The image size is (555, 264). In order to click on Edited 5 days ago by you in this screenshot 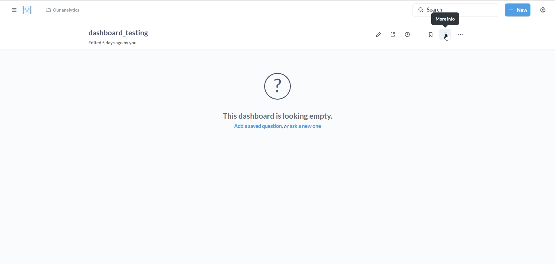, I will do `click(116, 45)`.